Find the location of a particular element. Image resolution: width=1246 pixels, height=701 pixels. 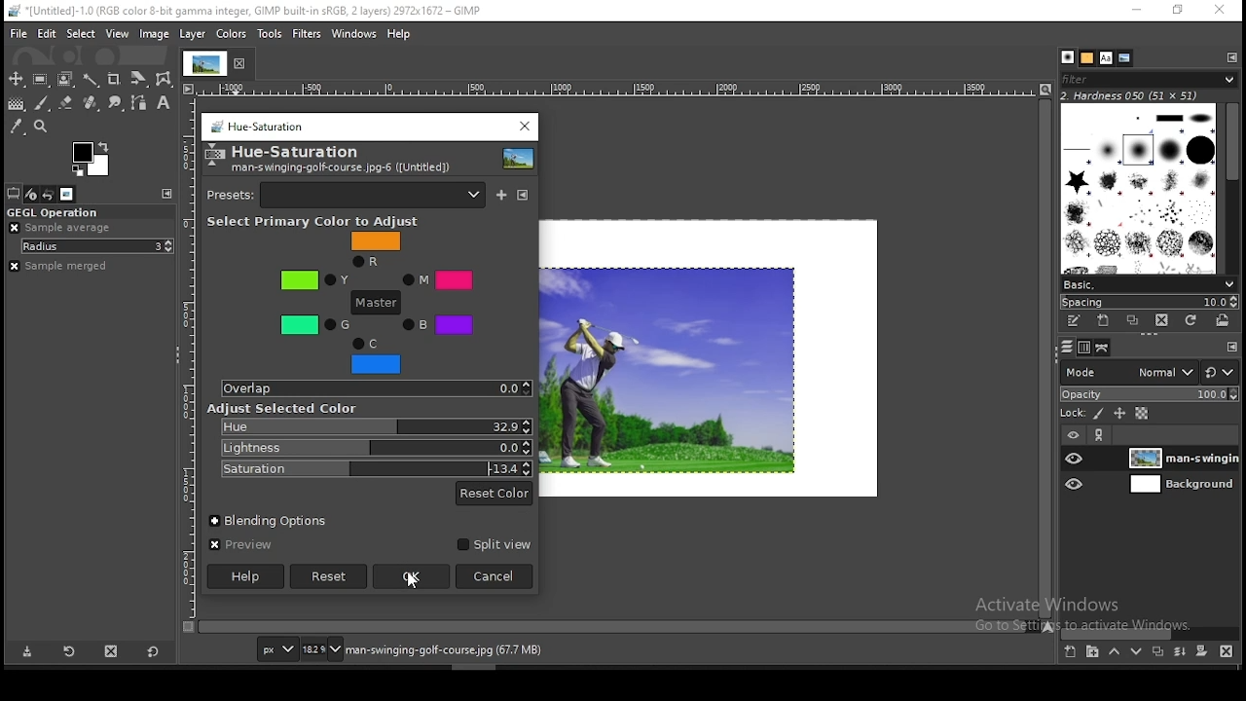

GEGL operation is located at coordinates (80, 210).